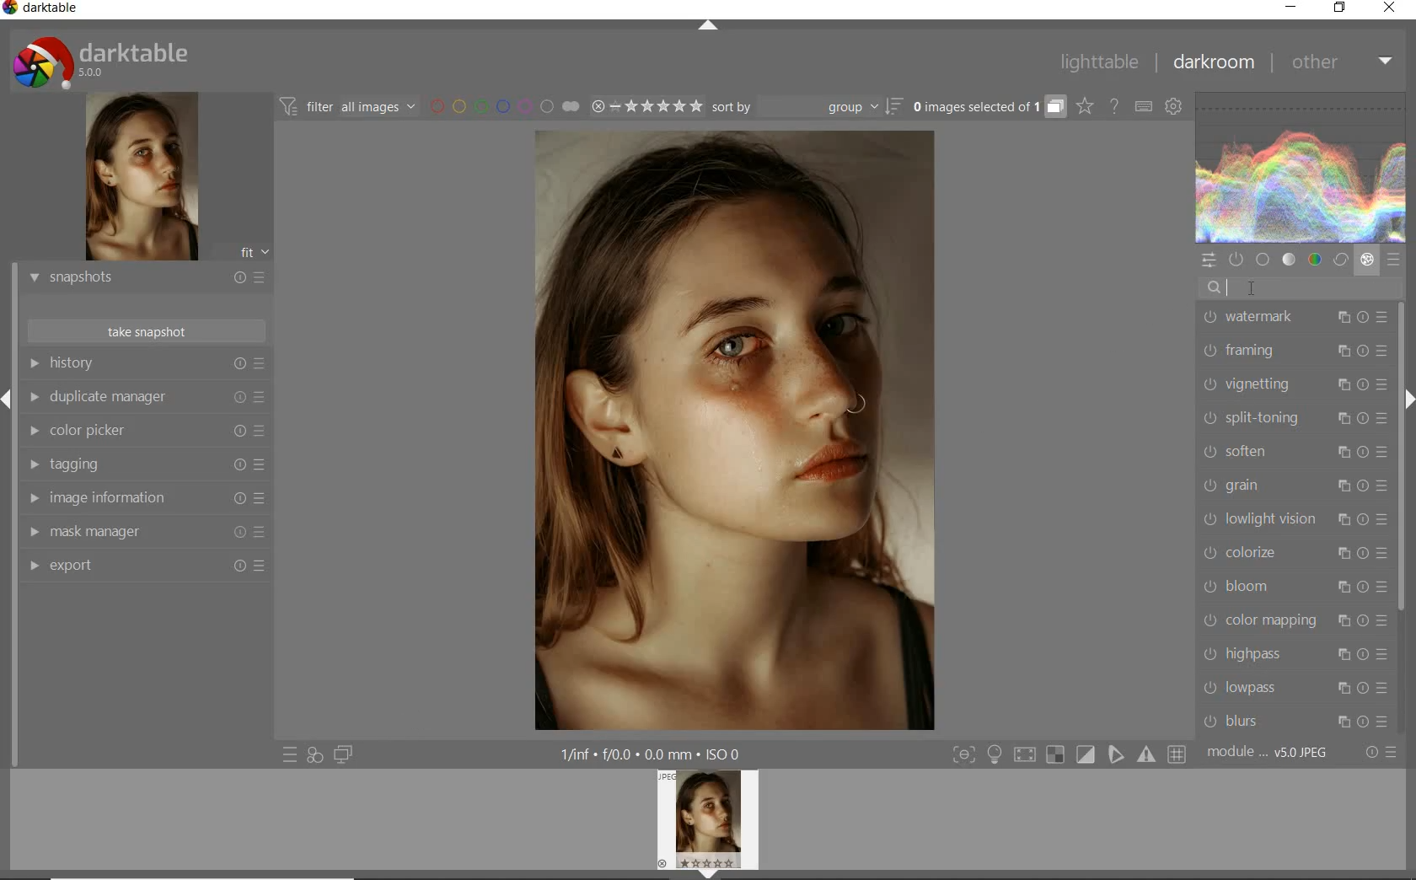  I want to click on reset or presets & preferences, so click(1382, 753).